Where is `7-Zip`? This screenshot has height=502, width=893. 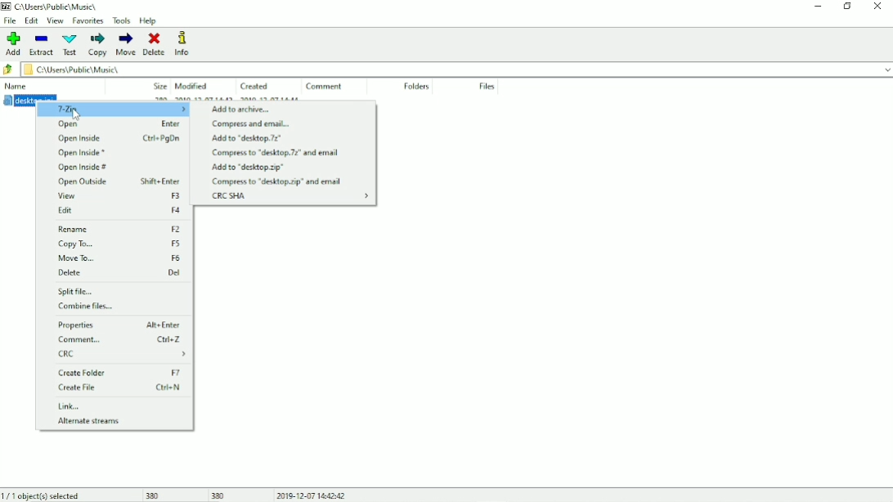 7-Zip is located at coordinates (113, 112).